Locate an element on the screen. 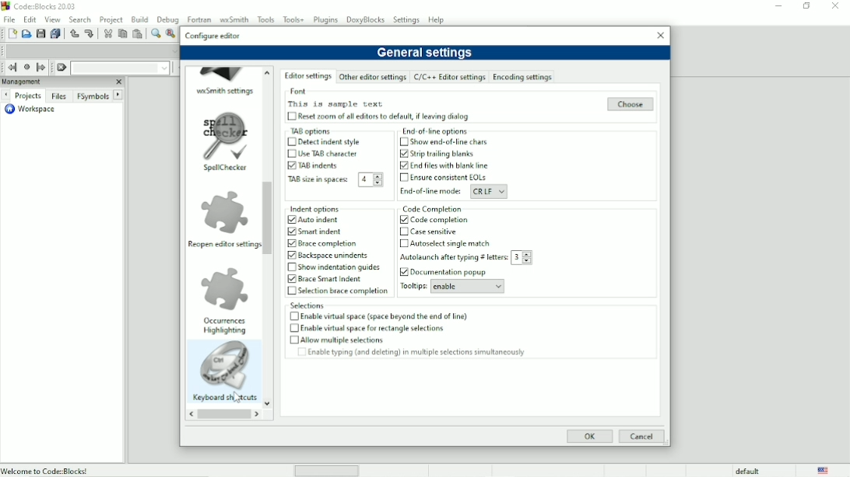 The image size is (850, 477). Open is located at coordinates (26, 33).